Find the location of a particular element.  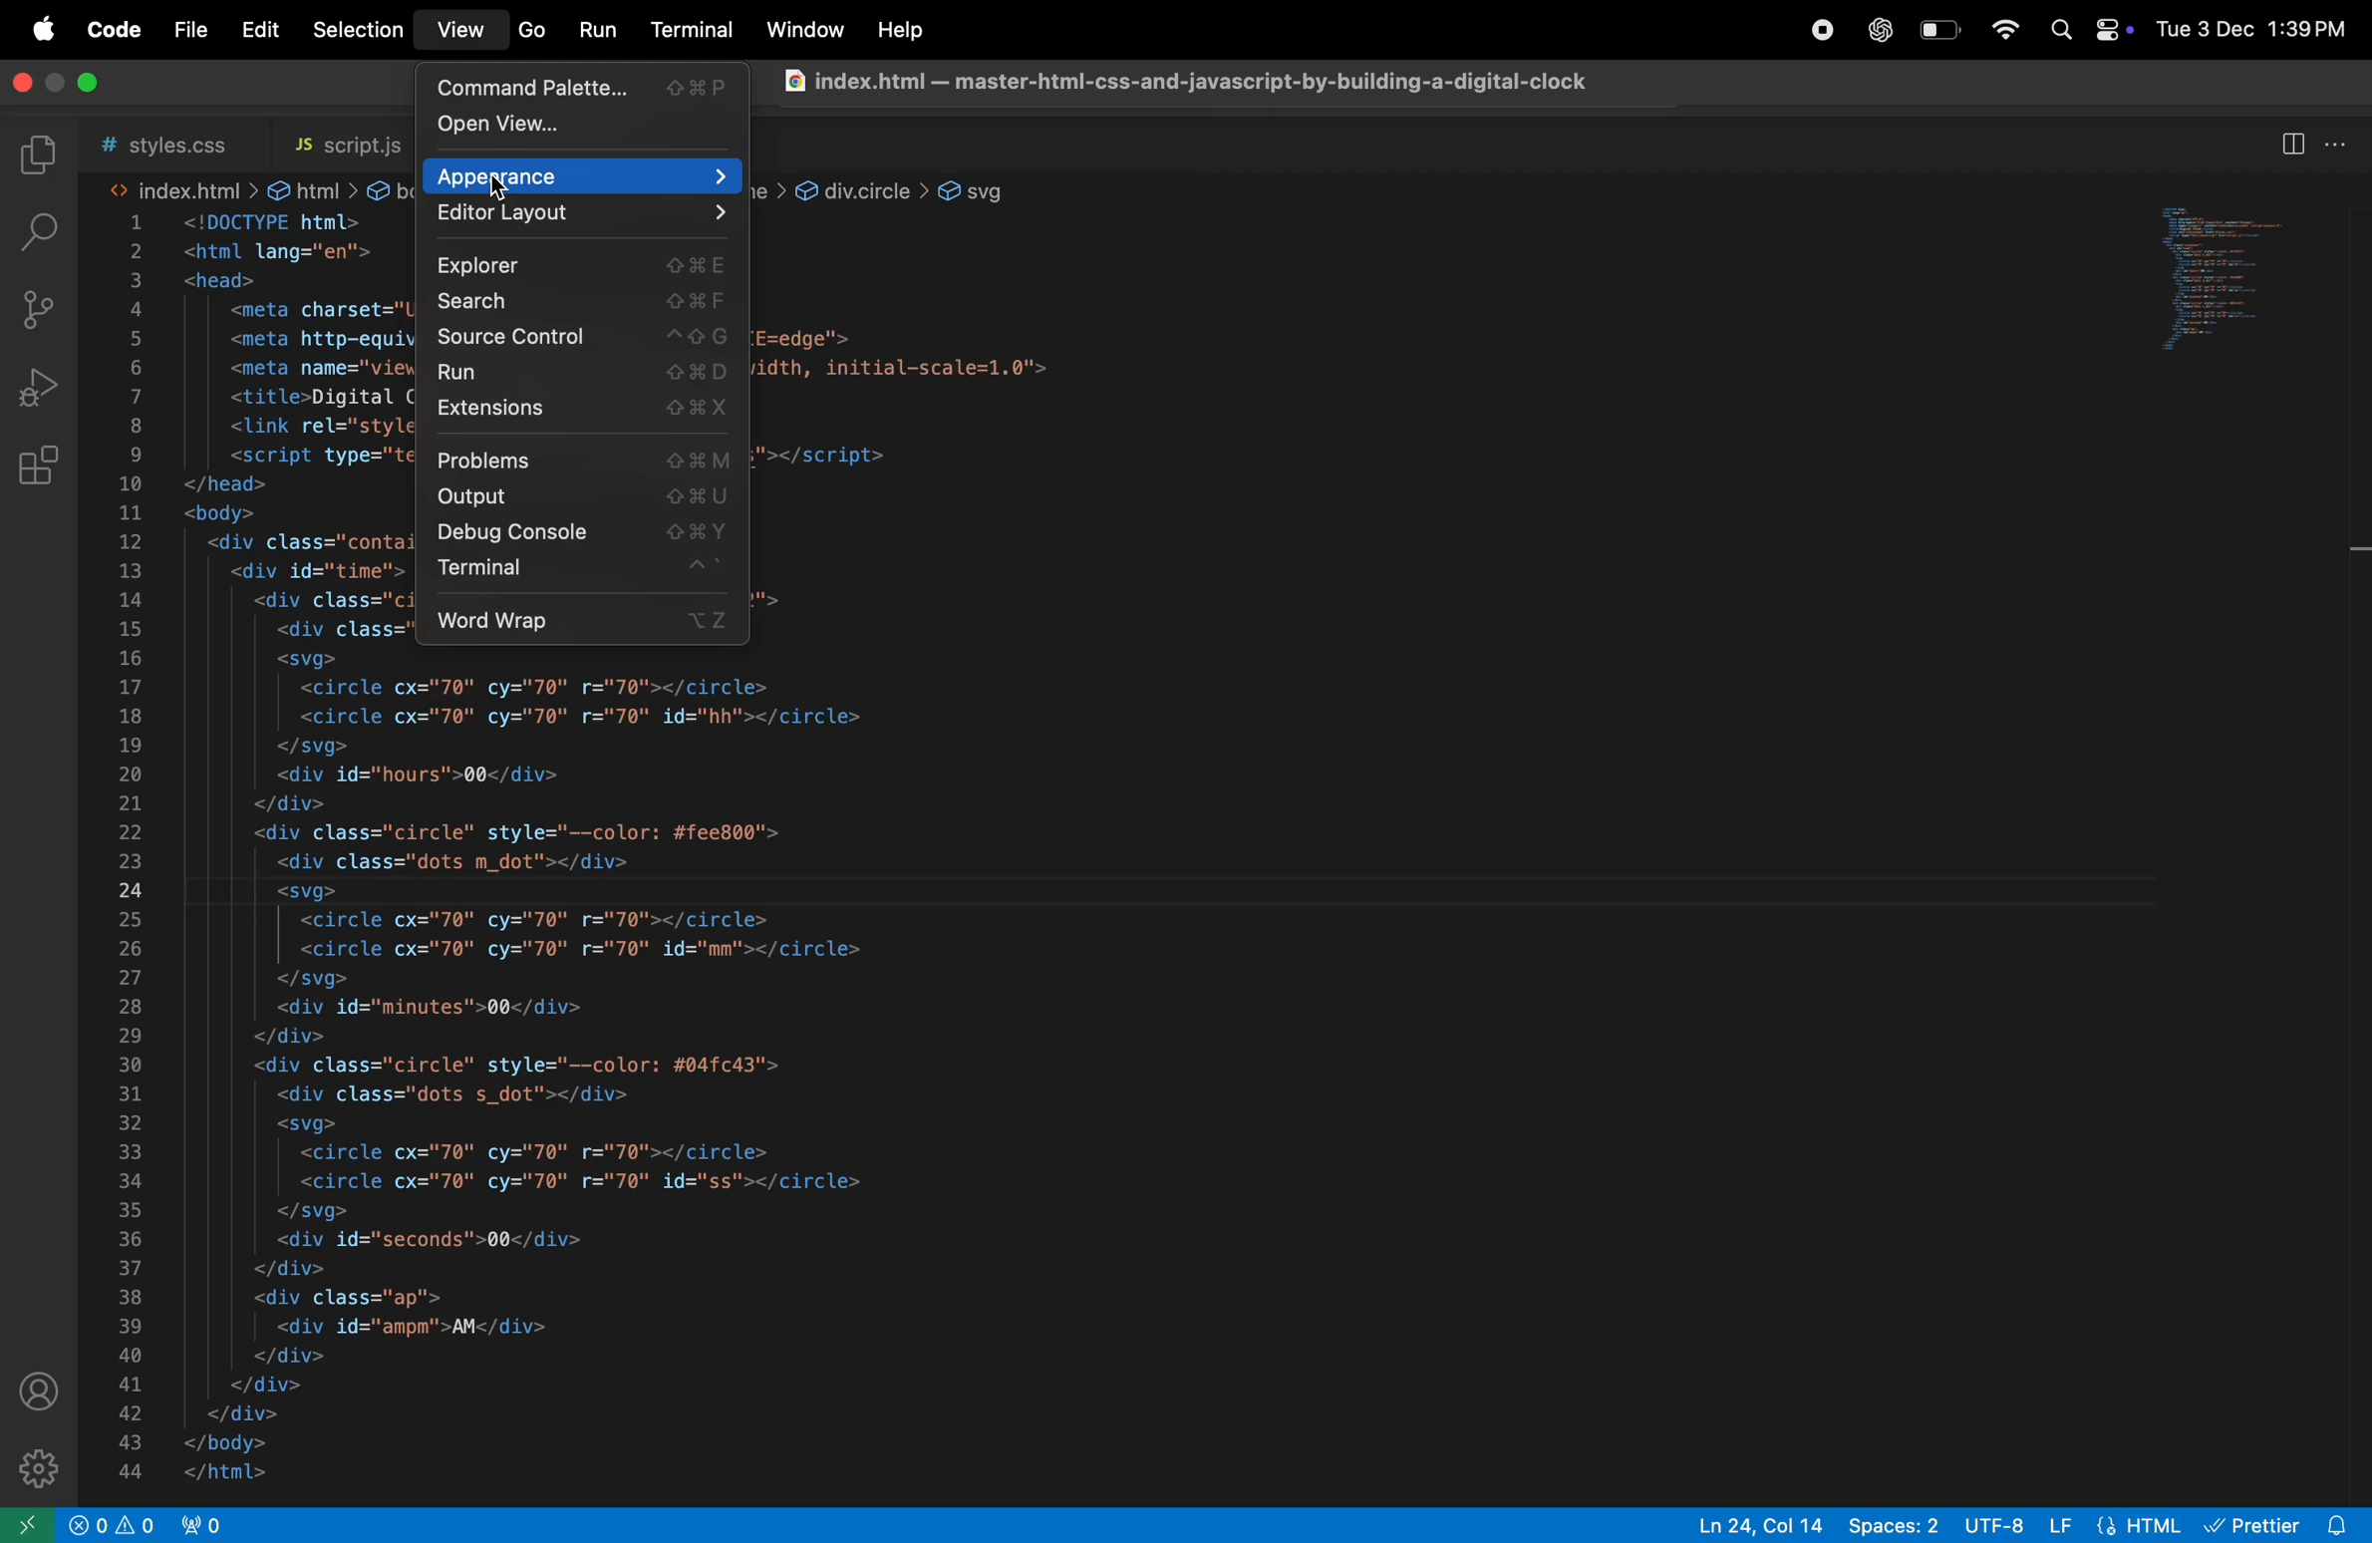

utf 8 is located at coordinates (1993, 1521).